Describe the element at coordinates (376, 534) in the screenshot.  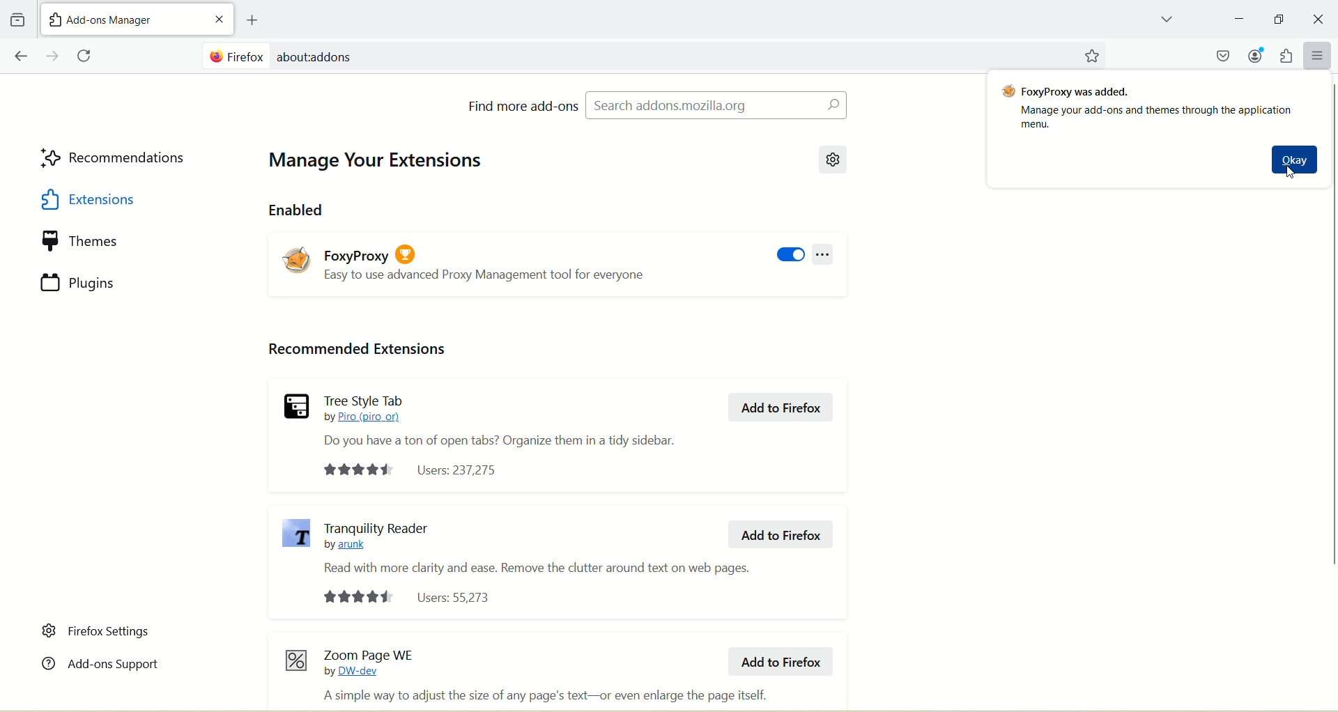
I see `oT Tranquility Reader
by arunk` at that location.